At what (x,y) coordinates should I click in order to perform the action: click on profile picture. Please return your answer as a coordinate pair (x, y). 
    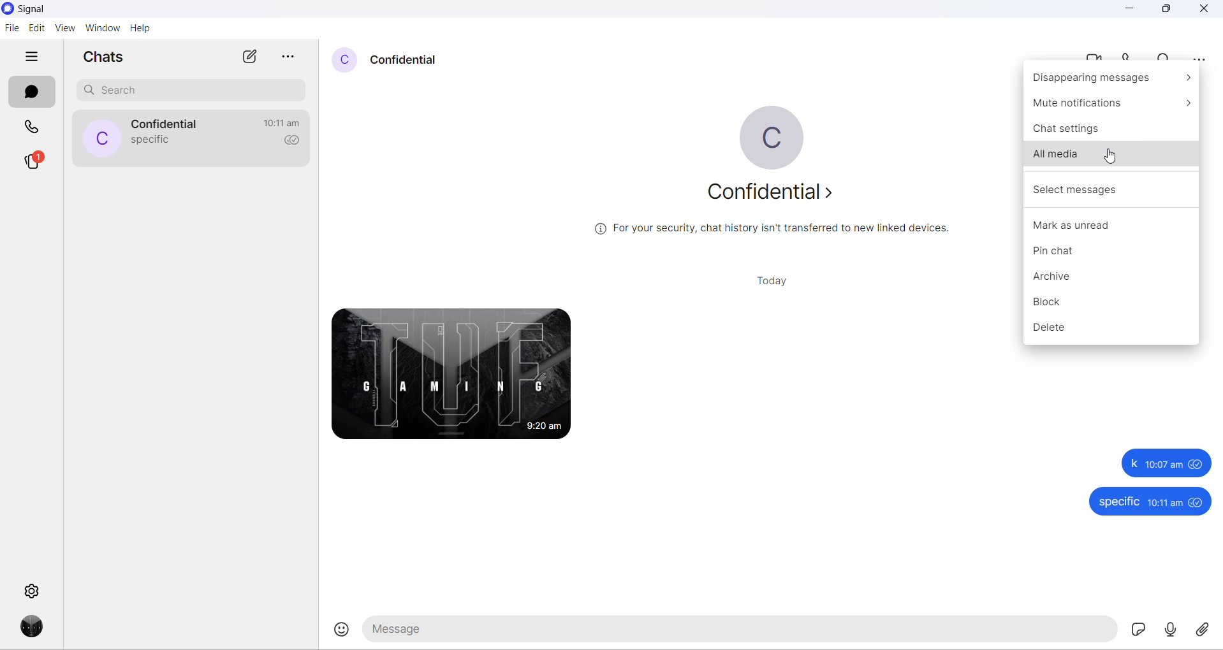
    Looking at the image, I should click on (770, 134).